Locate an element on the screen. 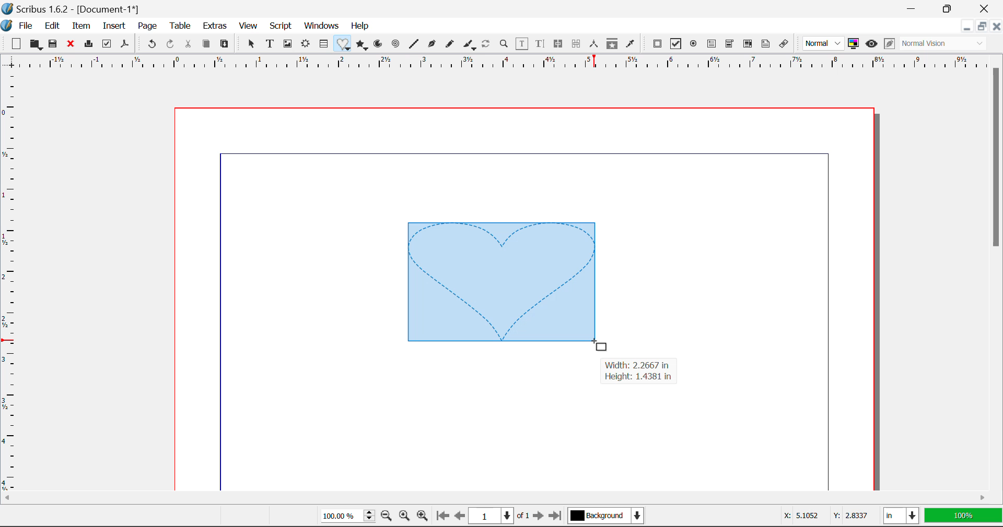 The width and height of the screenshot is (1003, 527). Preview Mode is located at coordinates (872, 45).